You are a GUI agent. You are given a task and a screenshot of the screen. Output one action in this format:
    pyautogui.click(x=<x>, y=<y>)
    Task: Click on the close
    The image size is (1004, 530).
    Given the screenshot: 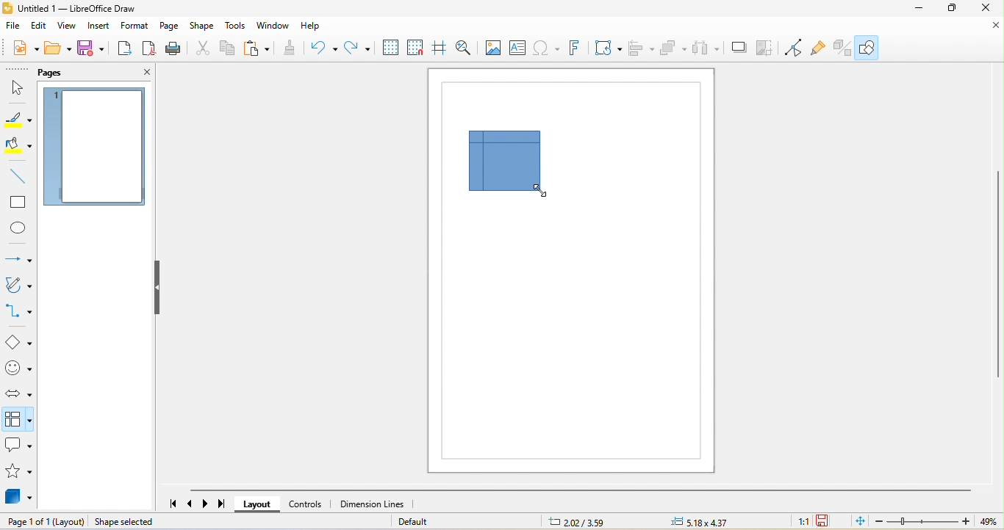 What is the action you would take?
    pyautogui.click(x=987, y=11)
    